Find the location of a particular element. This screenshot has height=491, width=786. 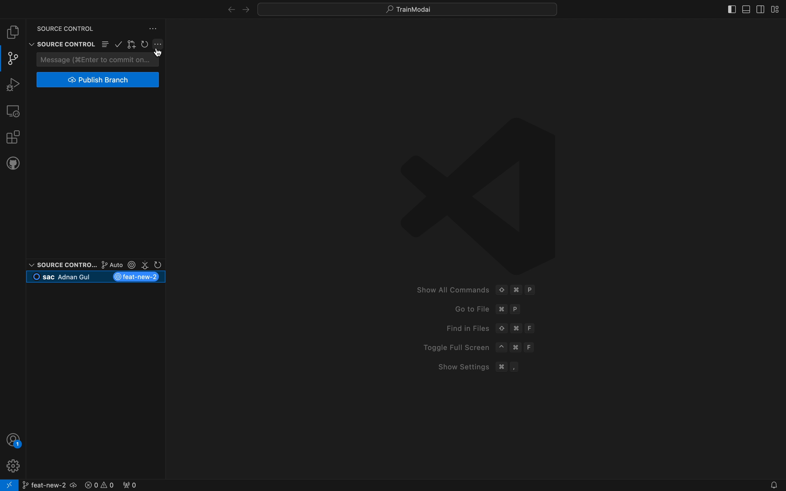

VScode logo is located at coordinates (476, 194).